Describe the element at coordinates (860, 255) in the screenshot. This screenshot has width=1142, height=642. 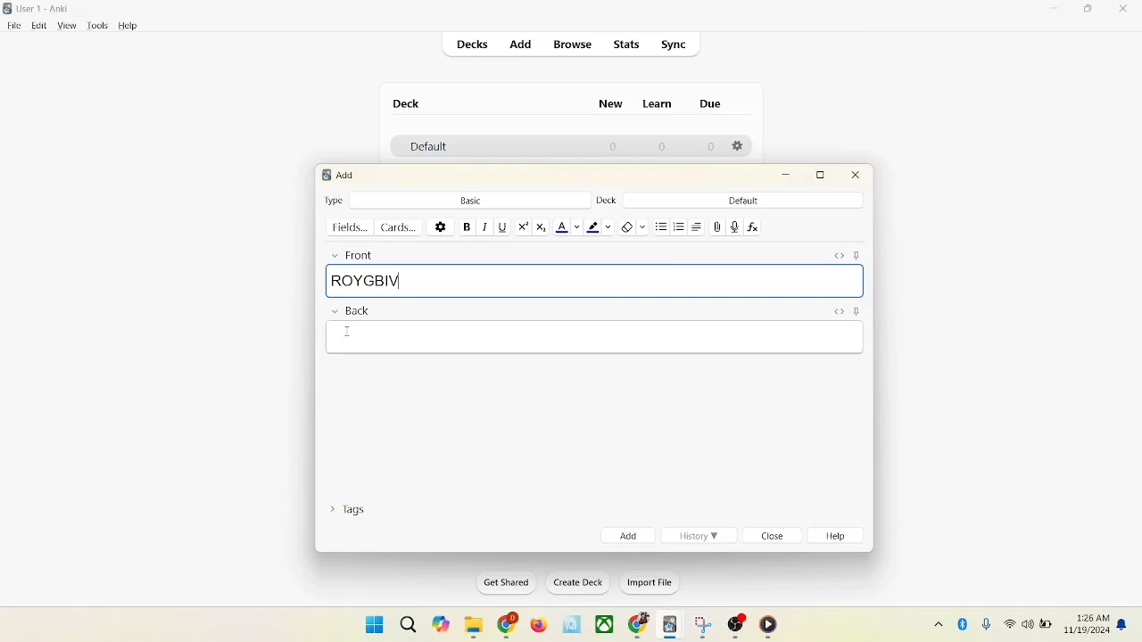
I see `sticky` at that location.